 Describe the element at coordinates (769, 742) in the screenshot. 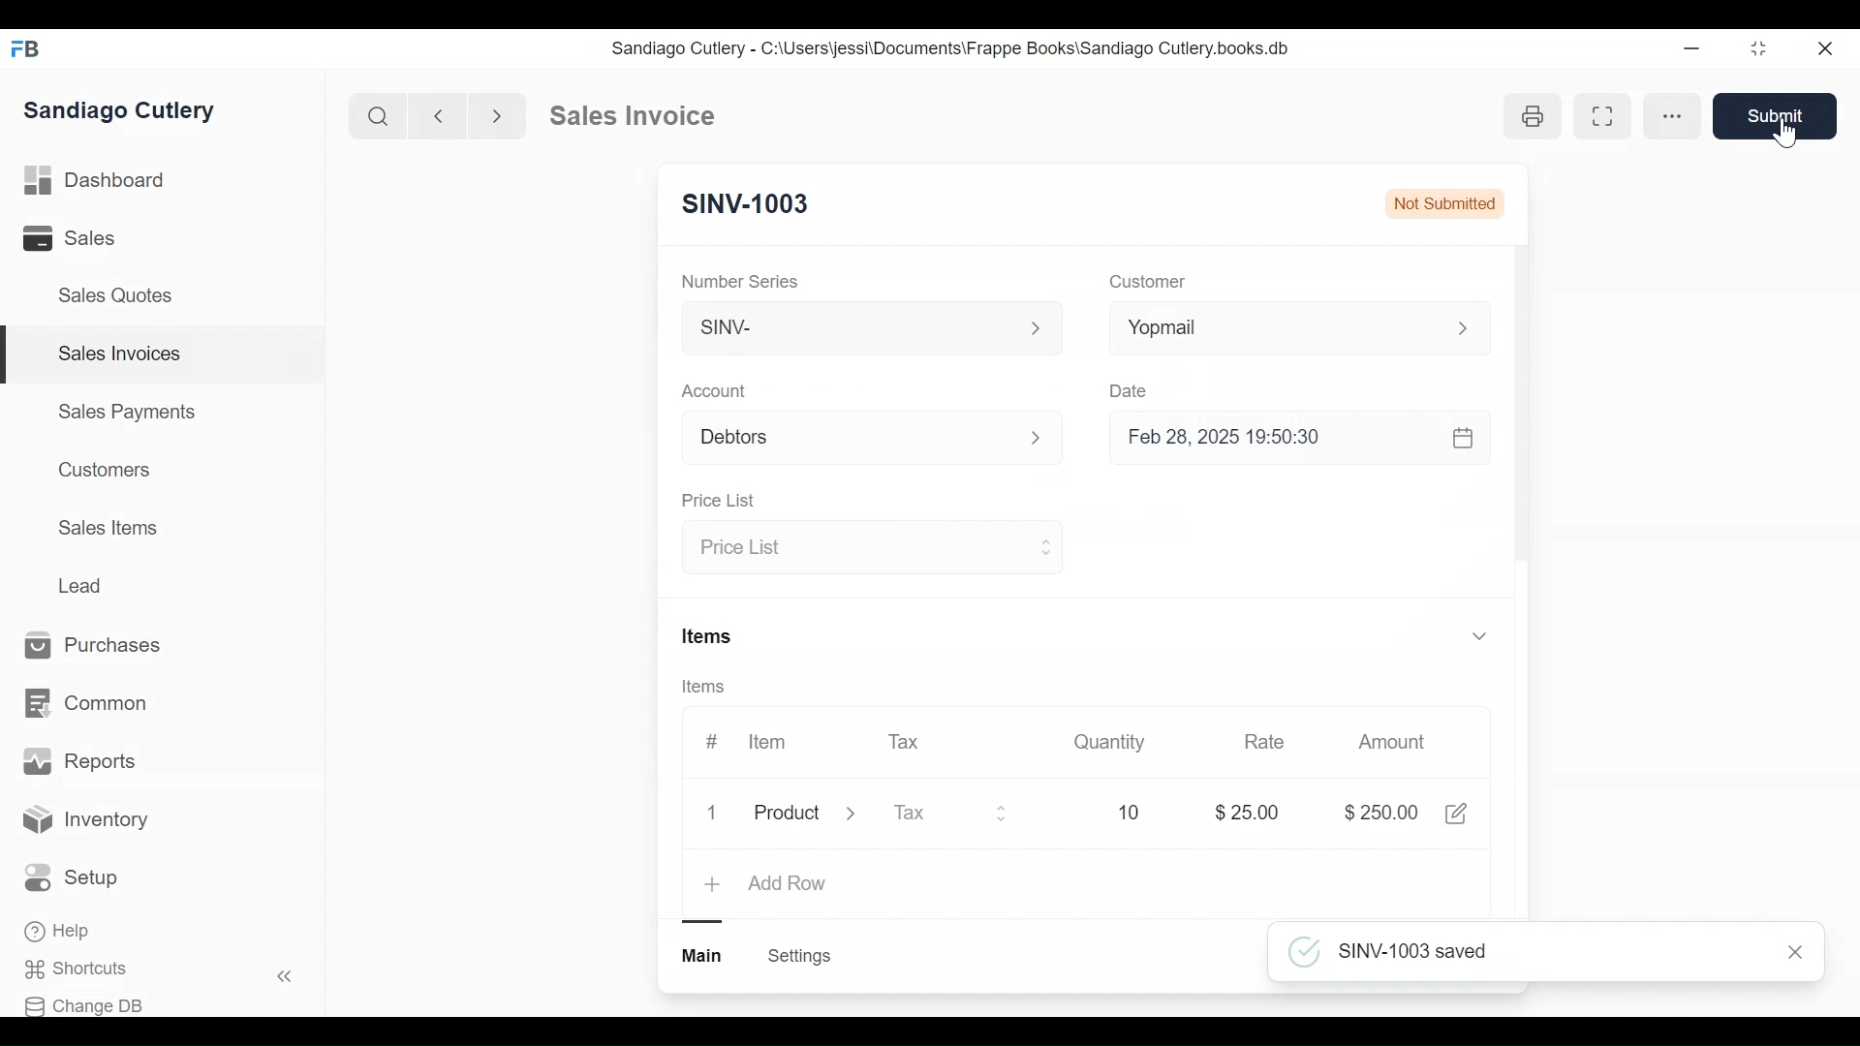

I see `Item` at that location.